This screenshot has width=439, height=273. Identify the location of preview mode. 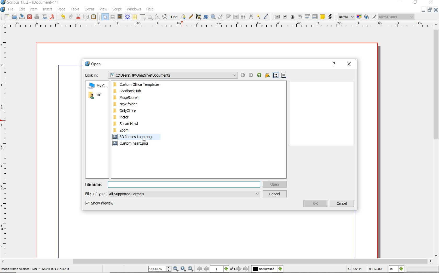
(367, 17).